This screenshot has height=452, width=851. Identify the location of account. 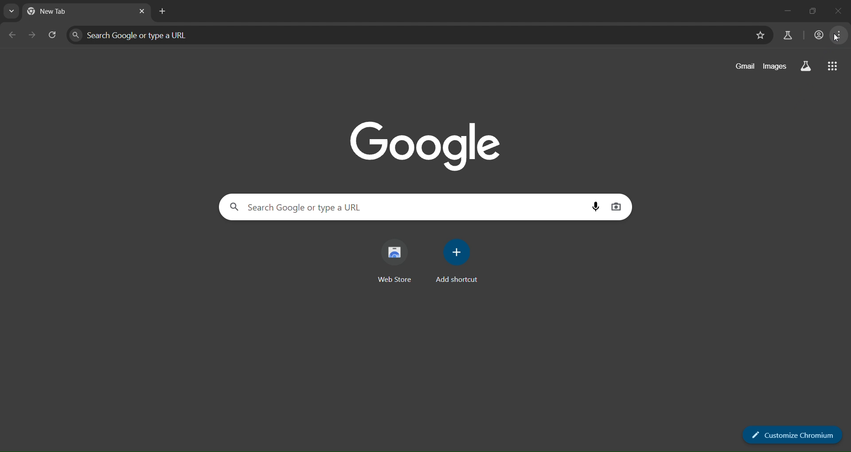
(819, 33).